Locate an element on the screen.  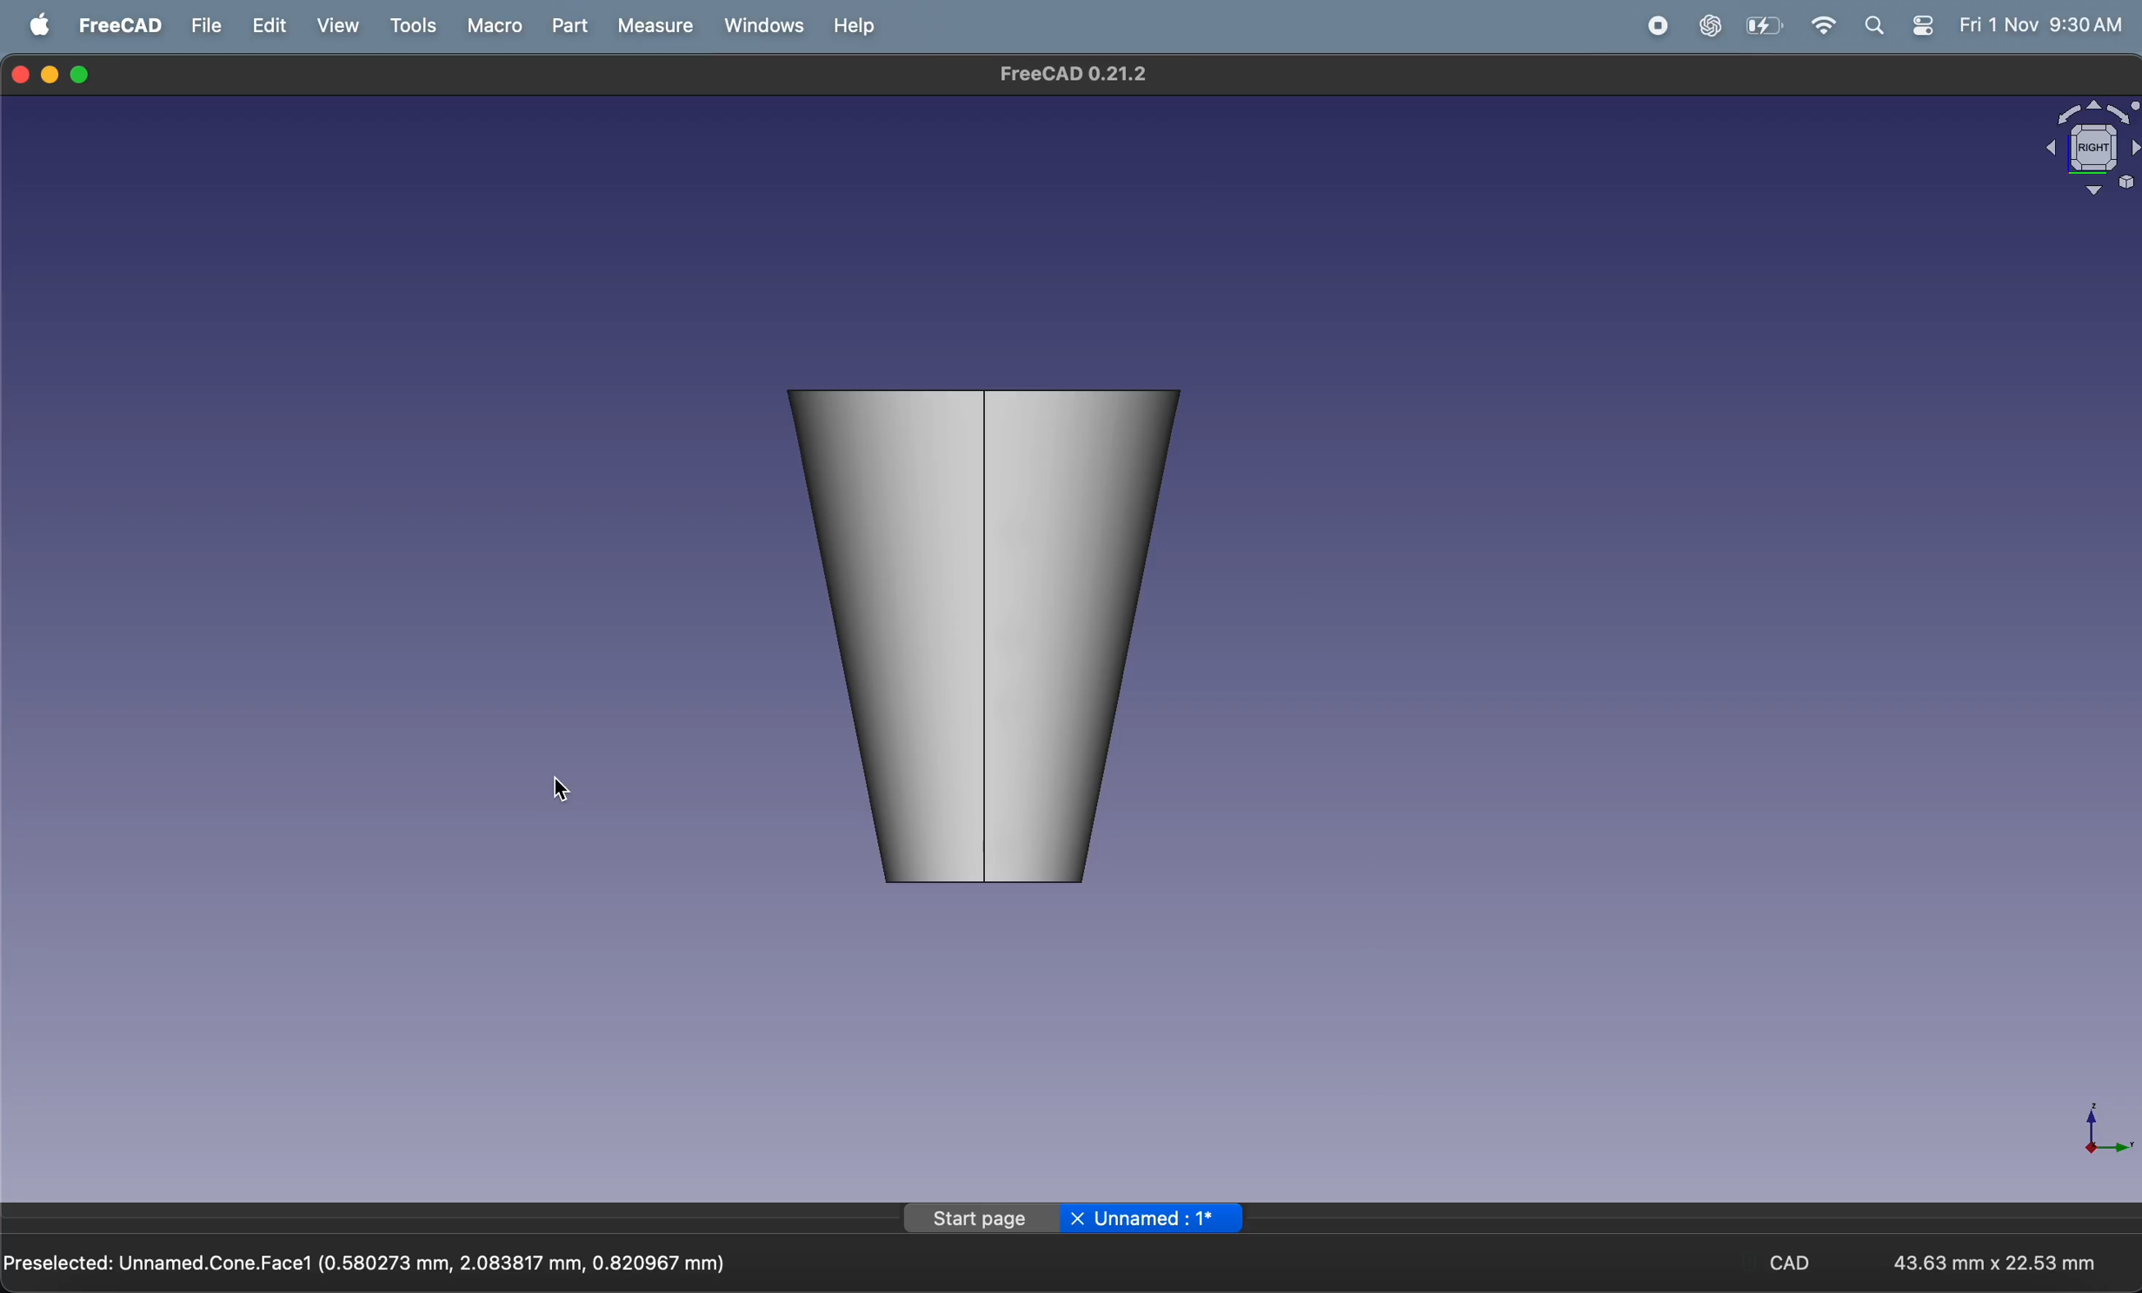
help is located at coordinates (852, 26).